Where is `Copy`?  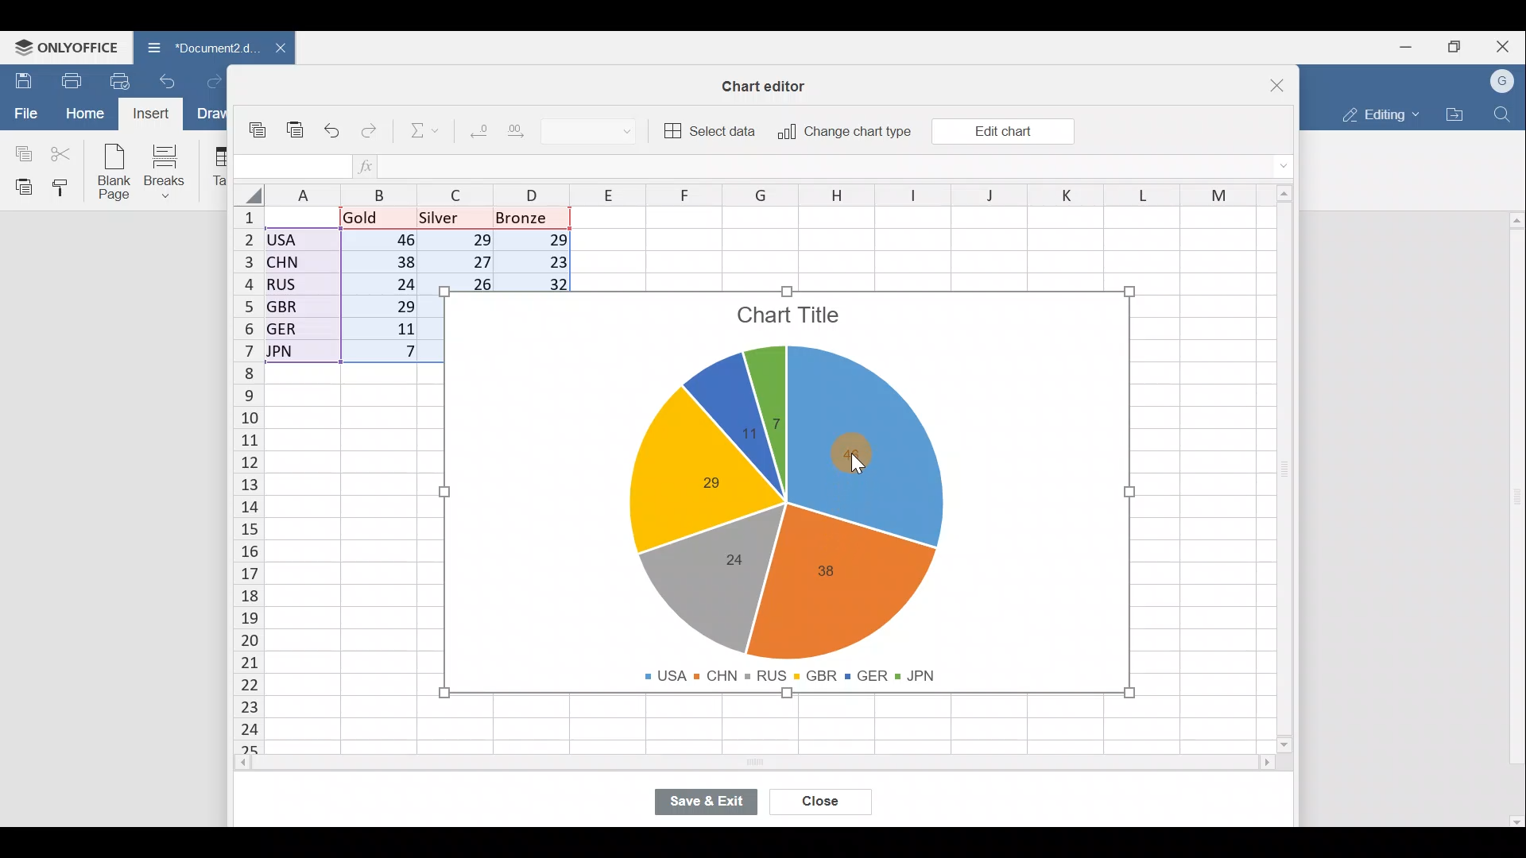
Copy is located at coordinates (261, 132).